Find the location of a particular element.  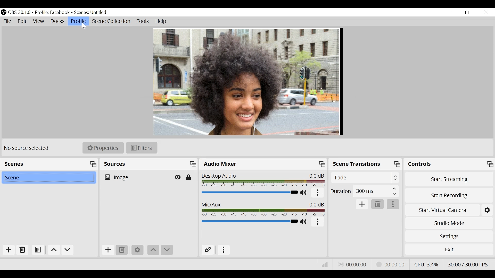

Desktop Audio is located at coordinates (264, 181).